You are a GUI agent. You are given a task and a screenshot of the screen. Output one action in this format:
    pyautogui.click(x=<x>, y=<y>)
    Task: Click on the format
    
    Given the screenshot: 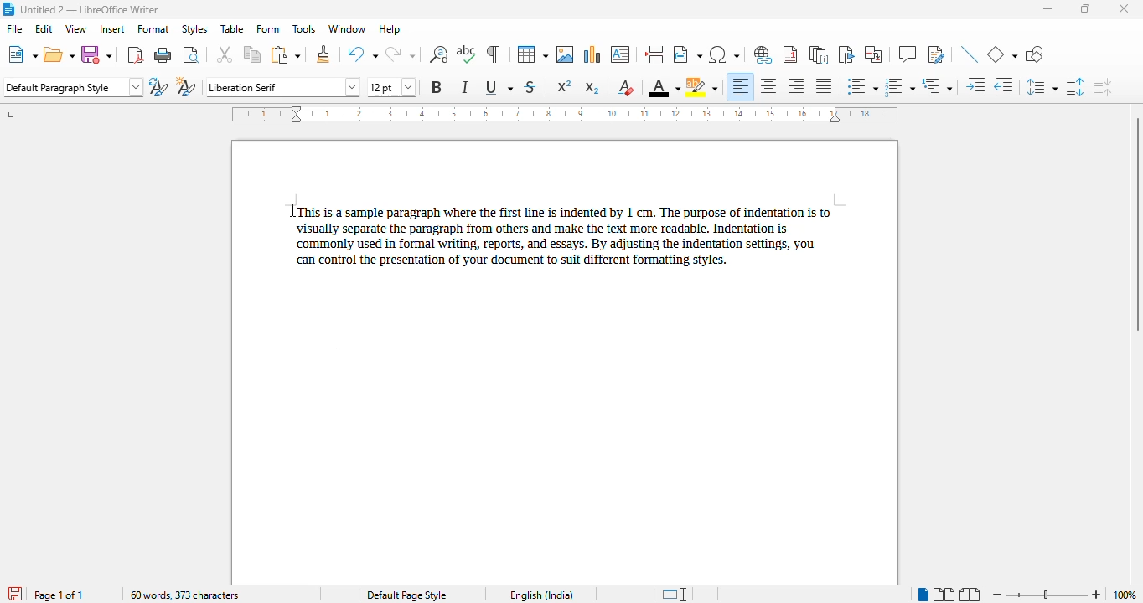 What is the action you would take?
    pyautogui.click(x=153, y=29)
    